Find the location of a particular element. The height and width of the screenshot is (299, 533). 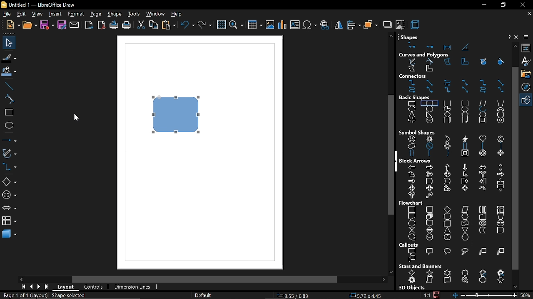

symbol shapes is located at coordinates (9, 195).